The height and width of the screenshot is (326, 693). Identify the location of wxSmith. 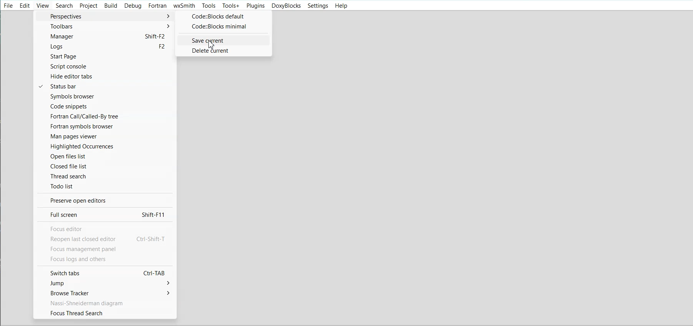
(184, 6).